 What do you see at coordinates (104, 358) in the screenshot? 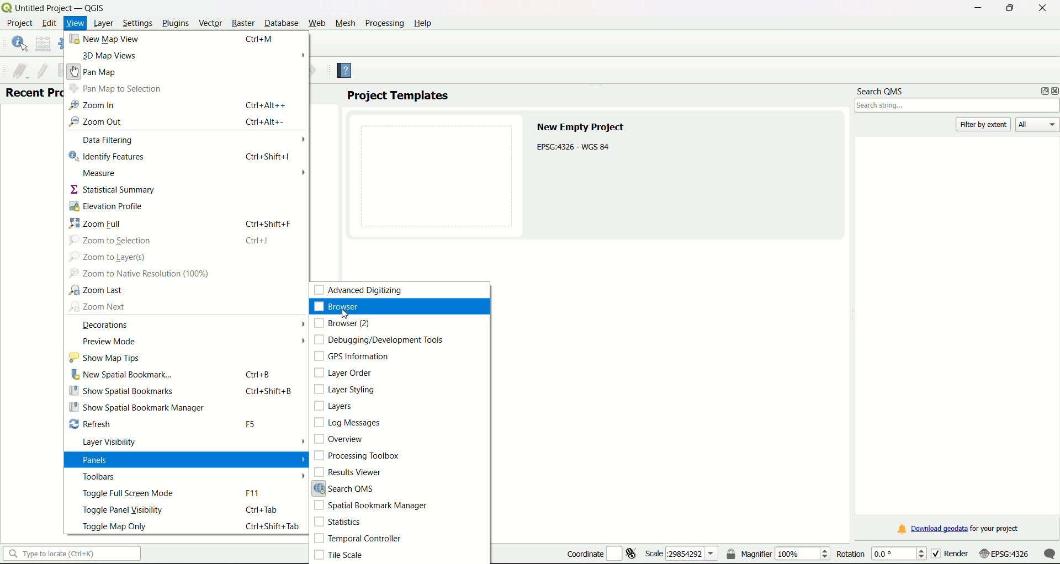
I see `show map tips` at bounding box center [104, 358].